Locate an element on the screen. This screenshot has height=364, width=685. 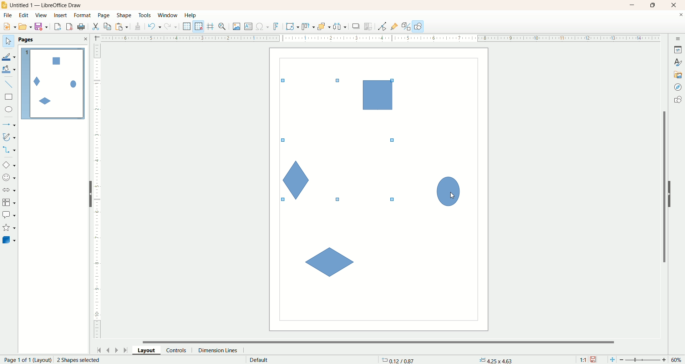
navigator is located at coordinates (678, 87).